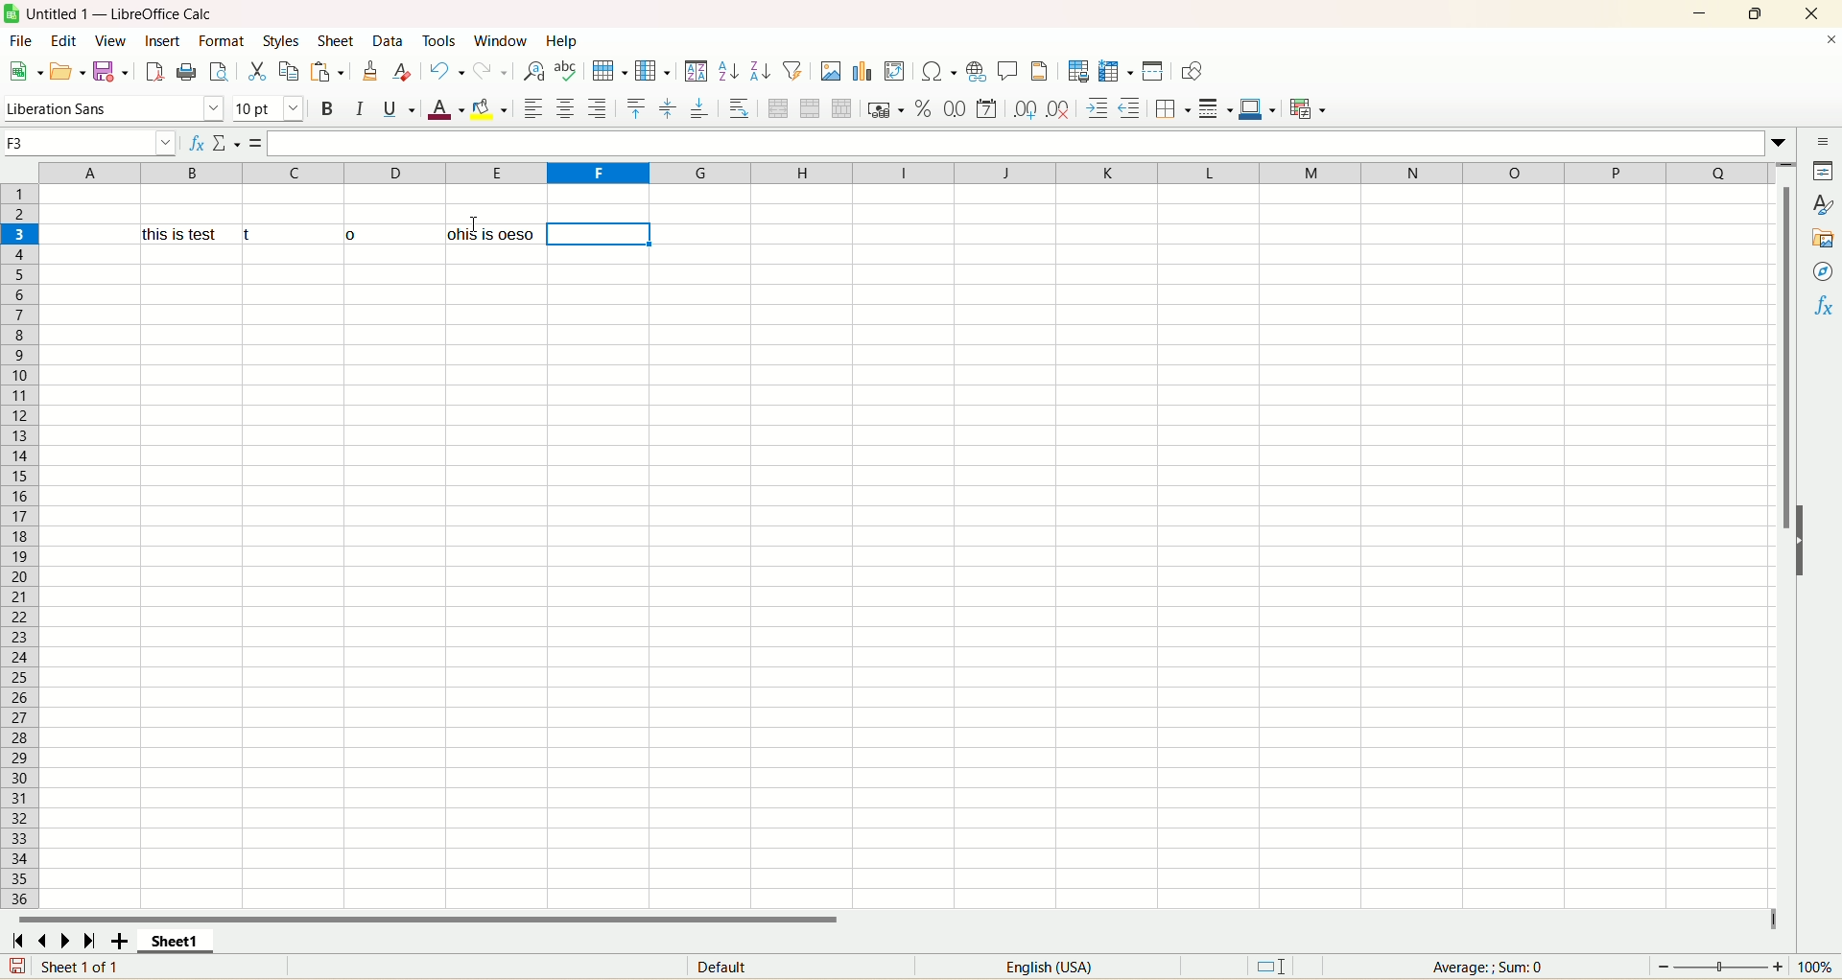  I want to click on align right, so click(598, 107).